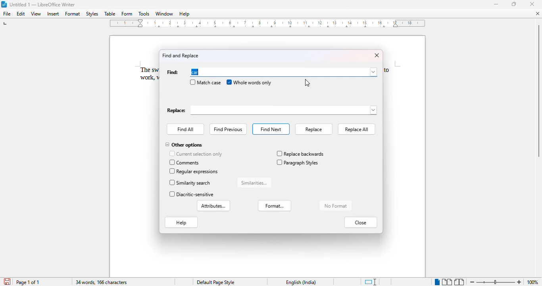 The image size is (542, 286). Describe the element at coordinates (300, 154) in the screenshot. I see `replace backwards` at that location.